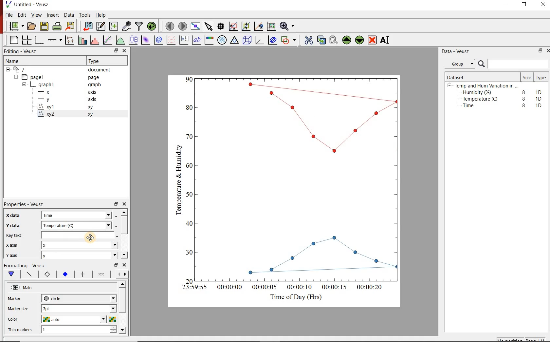 This screenshot has width=550, height=342. What do you see at coordinates (190, 79) in the screenshot?
I see `90` at bounding box center [190, 79].